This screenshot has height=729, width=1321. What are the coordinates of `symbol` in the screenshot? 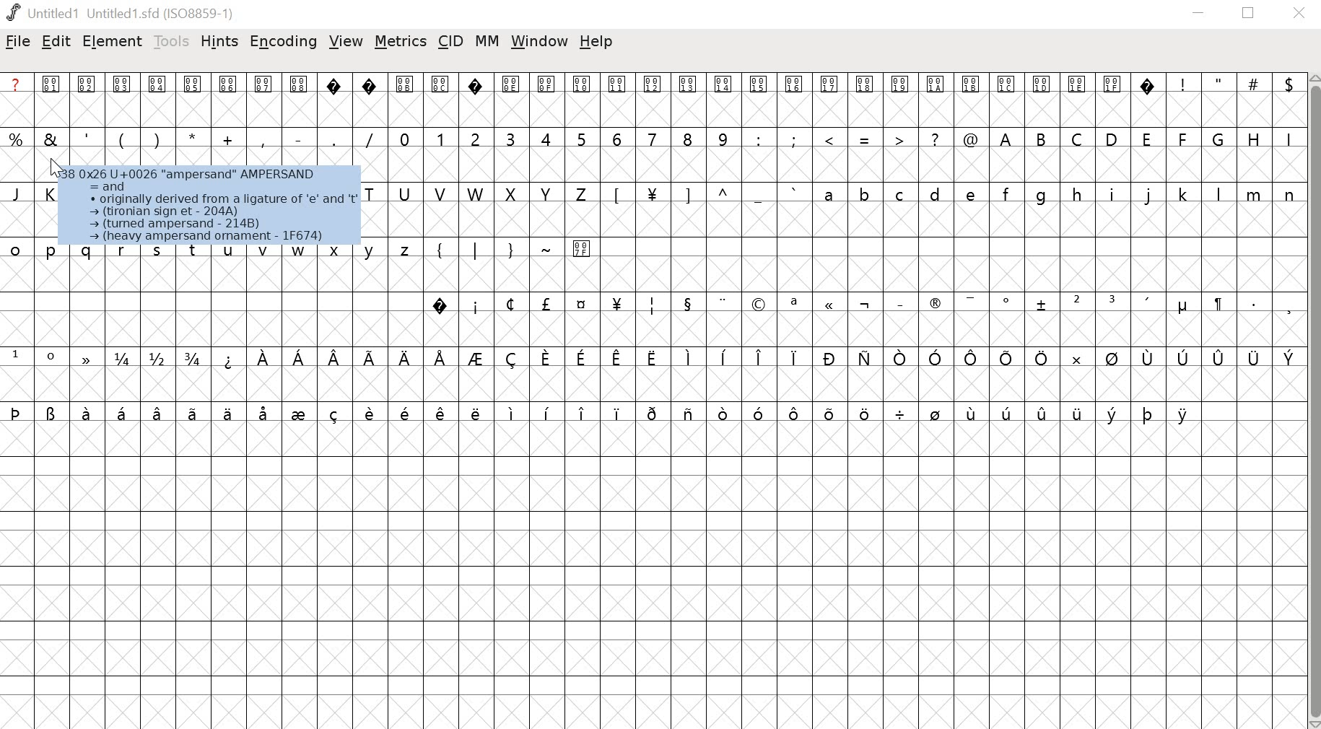 It's located at (653, 411).